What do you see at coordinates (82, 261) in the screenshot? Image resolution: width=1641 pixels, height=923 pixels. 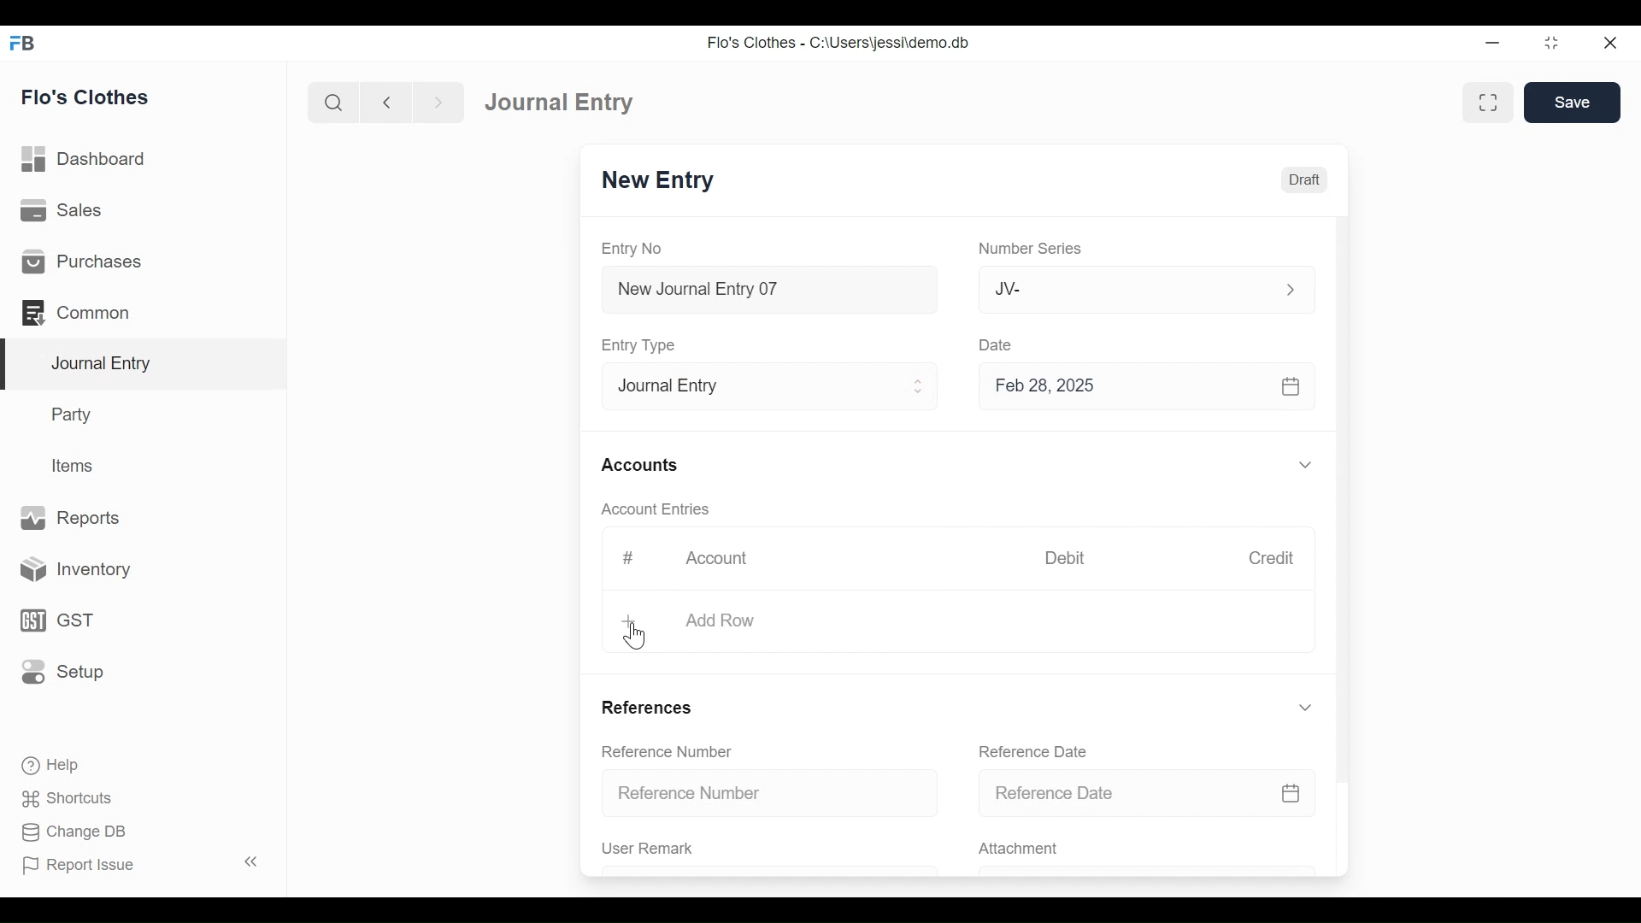 I see `Purchases` at bounding box center [82, 261].